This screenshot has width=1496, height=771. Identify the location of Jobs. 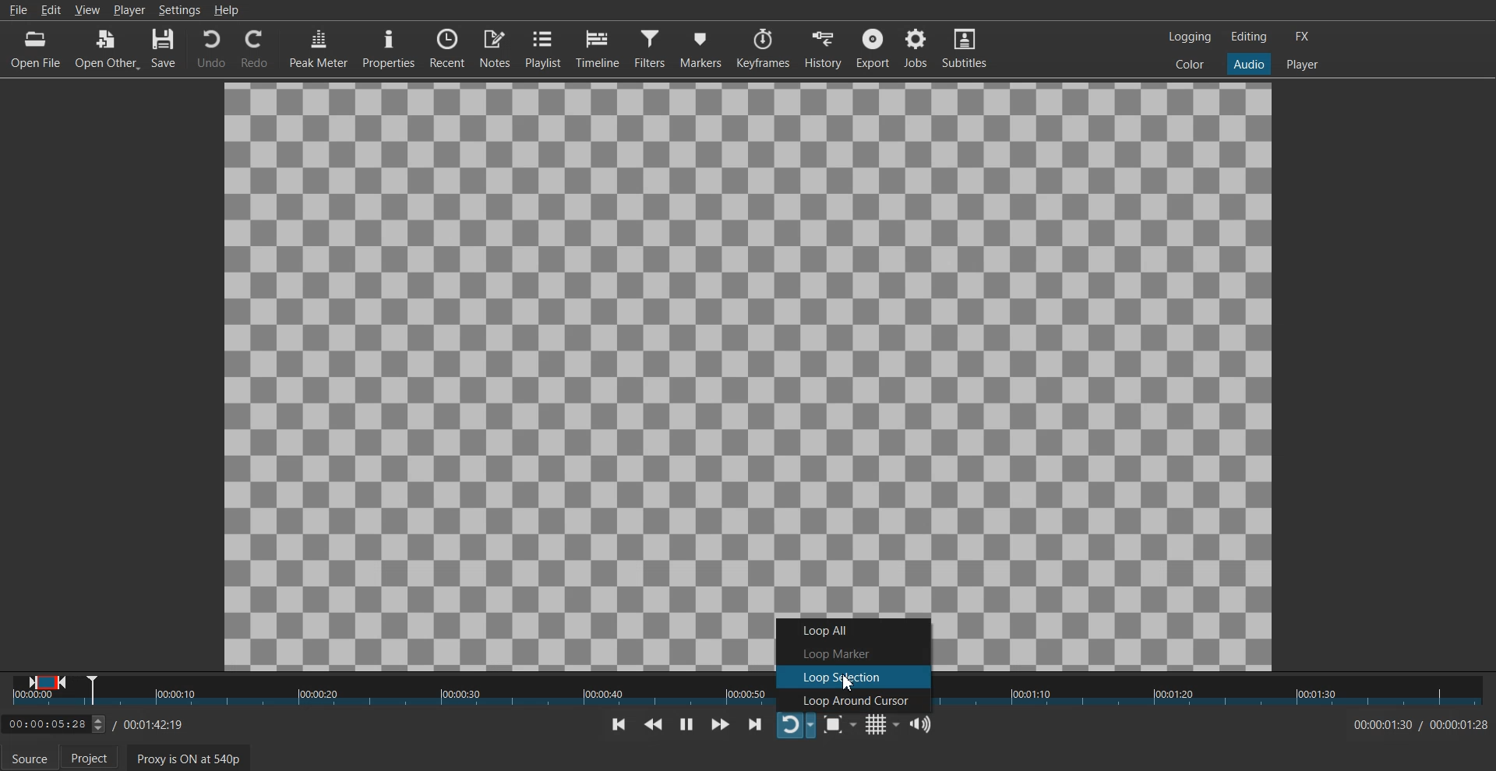
(916, 48).